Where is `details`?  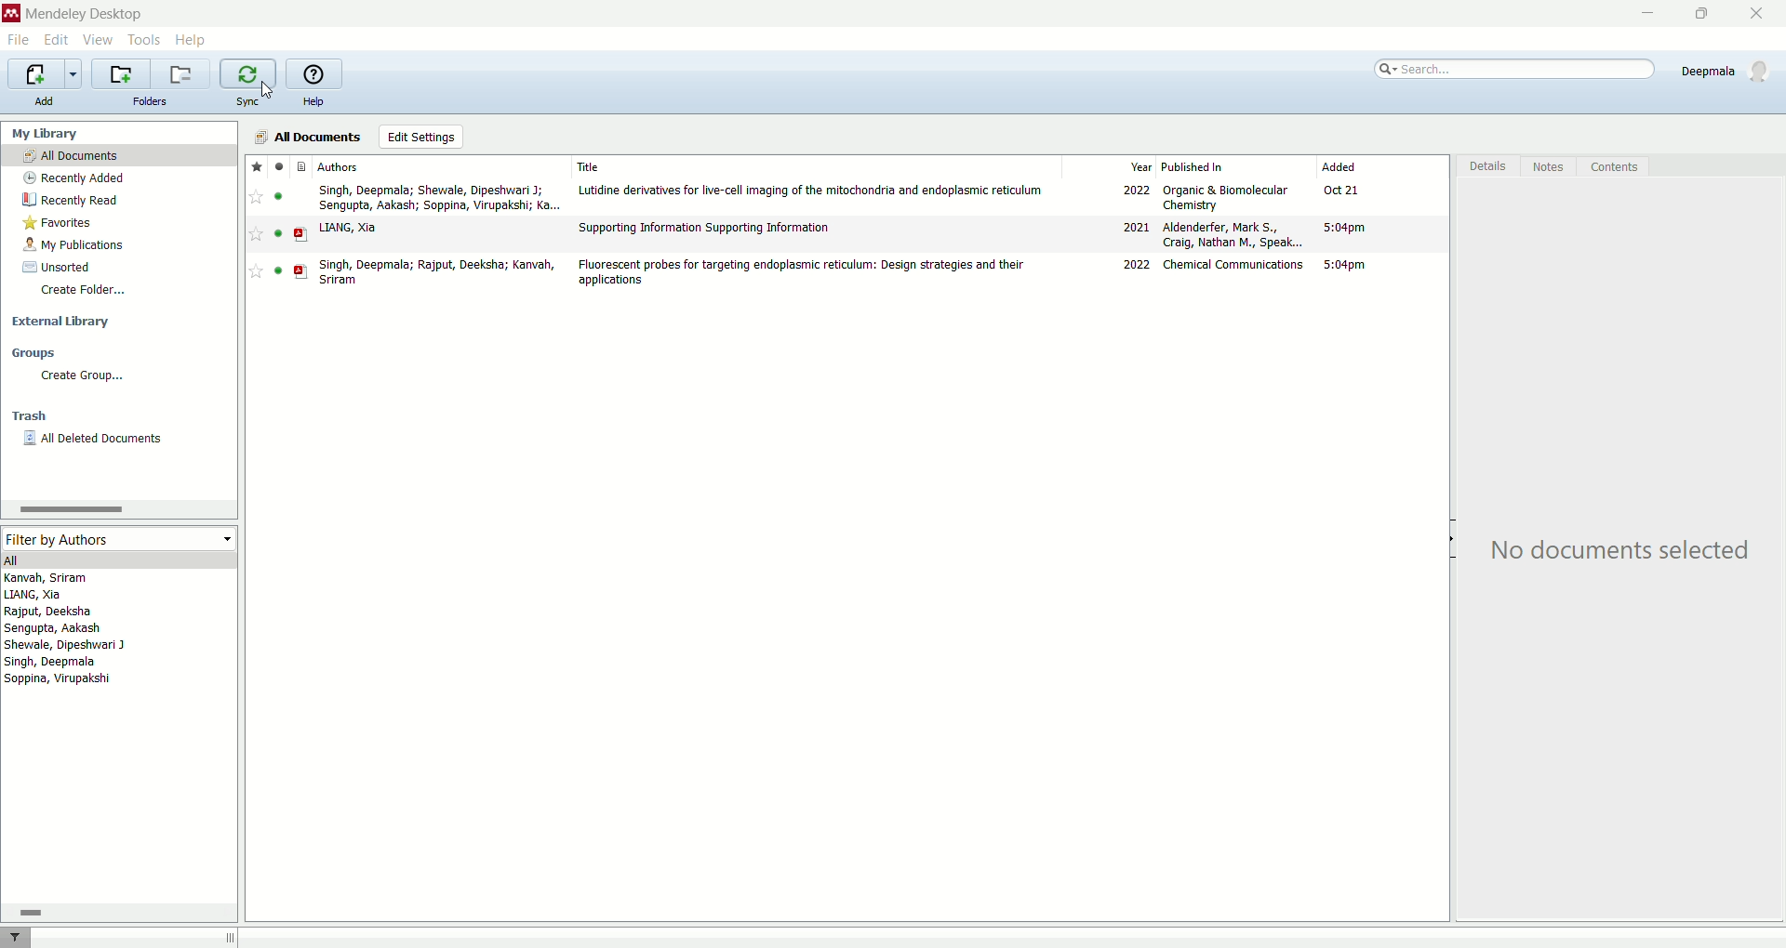
details is located at coordinates (1487, 165).